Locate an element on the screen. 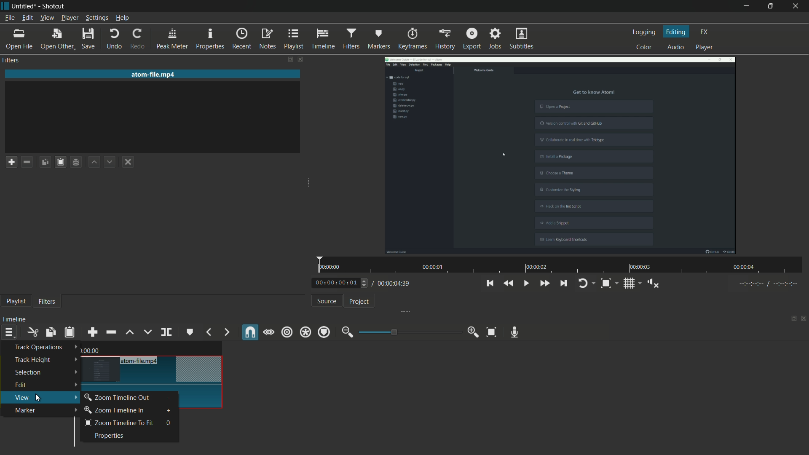  cursor is located at coordinates (41, 398).